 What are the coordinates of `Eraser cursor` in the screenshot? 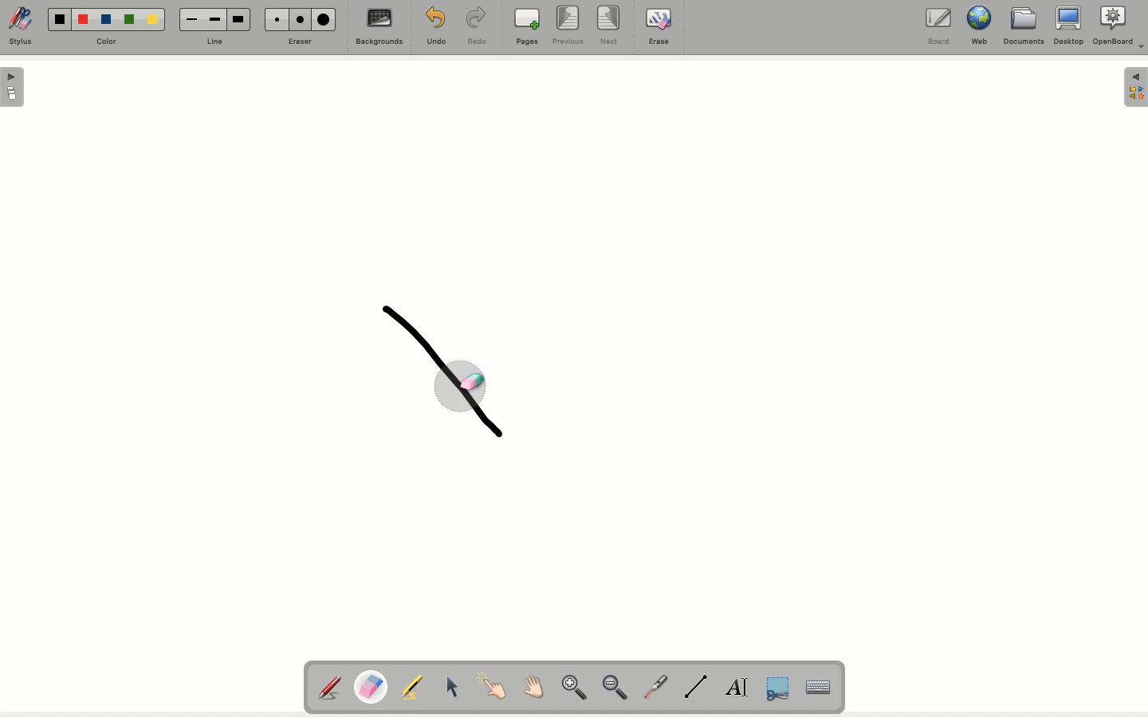 It's located at (462, 381).